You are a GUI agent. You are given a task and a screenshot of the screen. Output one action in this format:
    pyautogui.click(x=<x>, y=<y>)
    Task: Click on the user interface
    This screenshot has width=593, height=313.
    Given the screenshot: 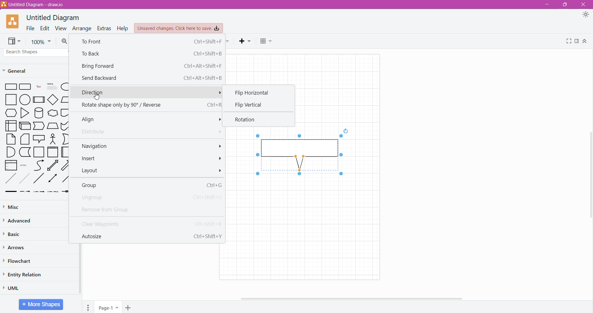 What is the action you would take?
    pyautogui.click(x=11, y=126)
    